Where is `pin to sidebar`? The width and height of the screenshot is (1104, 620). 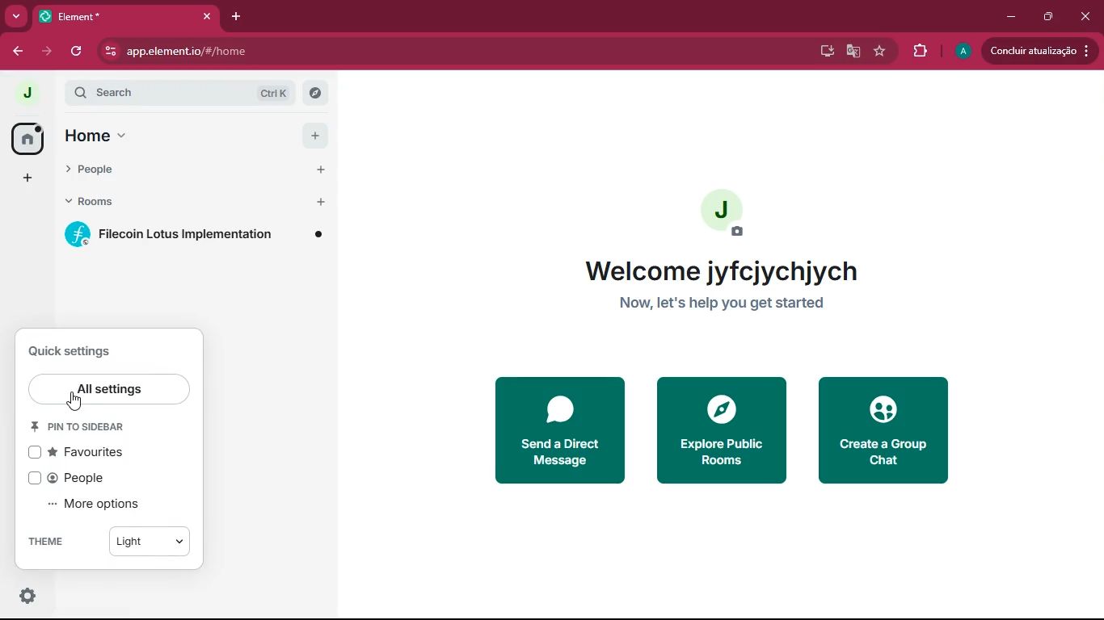 pin to sidebar is located at coordinates (95, 426).